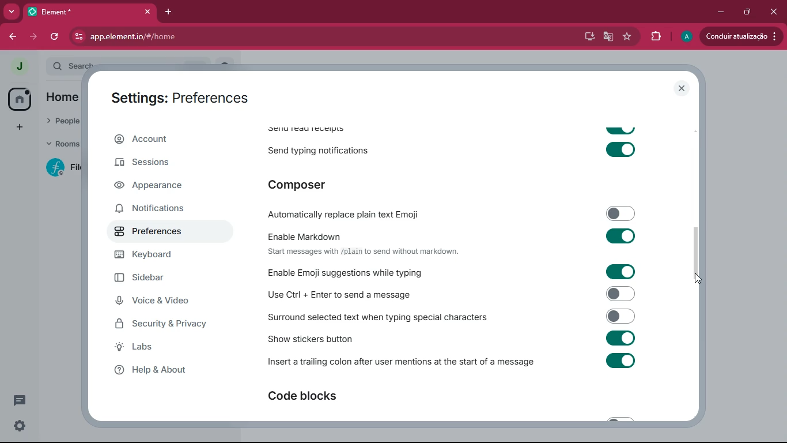  What do you see at coordinates (173, 37) in the screenshot?
I see `url` at bounding box center [173, 37].